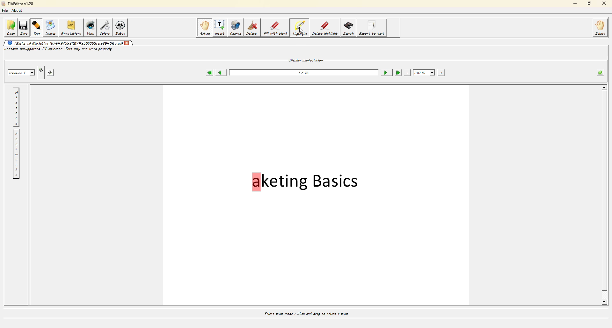  I want to click on 100%, so click(424, 72).